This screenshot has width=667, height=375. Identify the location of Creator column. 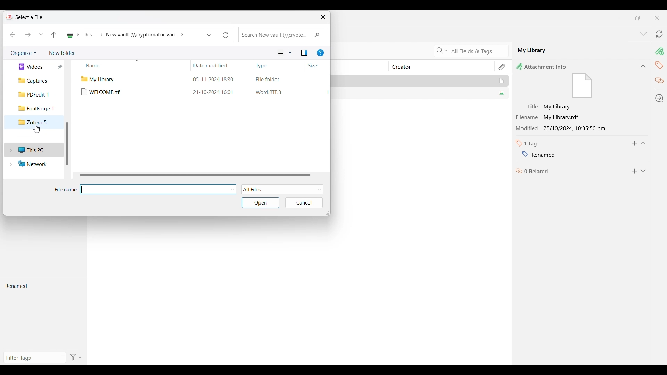
(436, 66).